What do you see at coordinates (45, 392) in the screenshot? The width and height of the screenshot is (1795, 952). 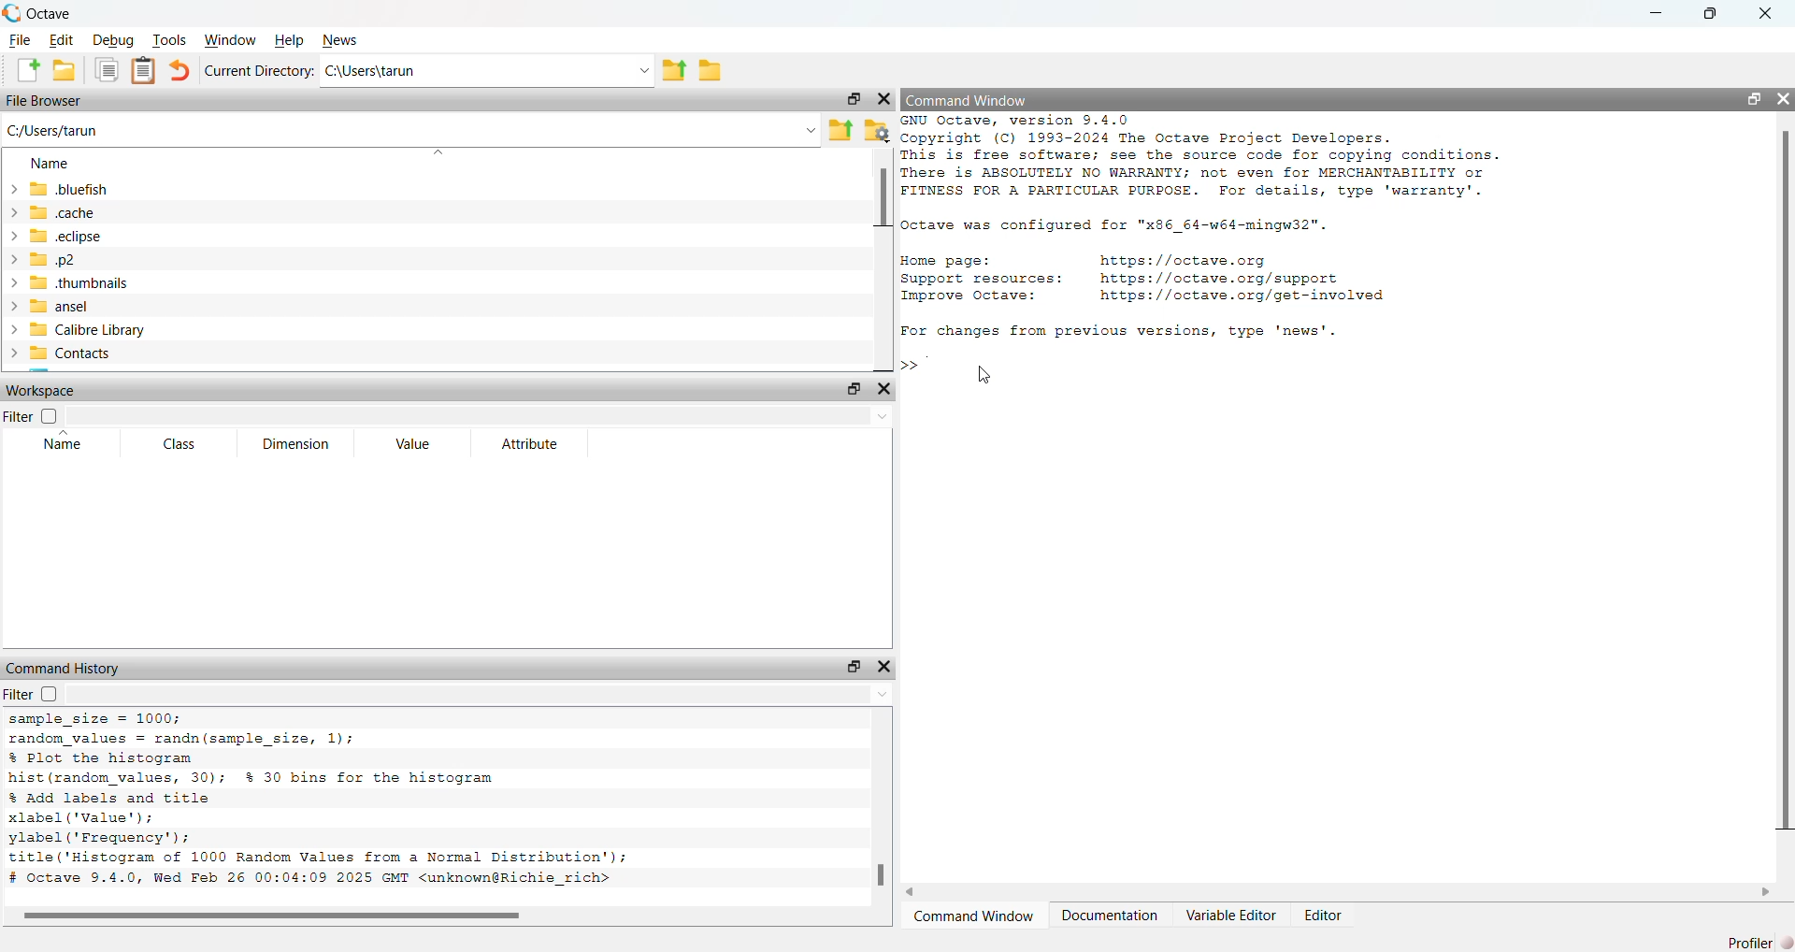 I see `Workspace` at bounding box center [45, 392].